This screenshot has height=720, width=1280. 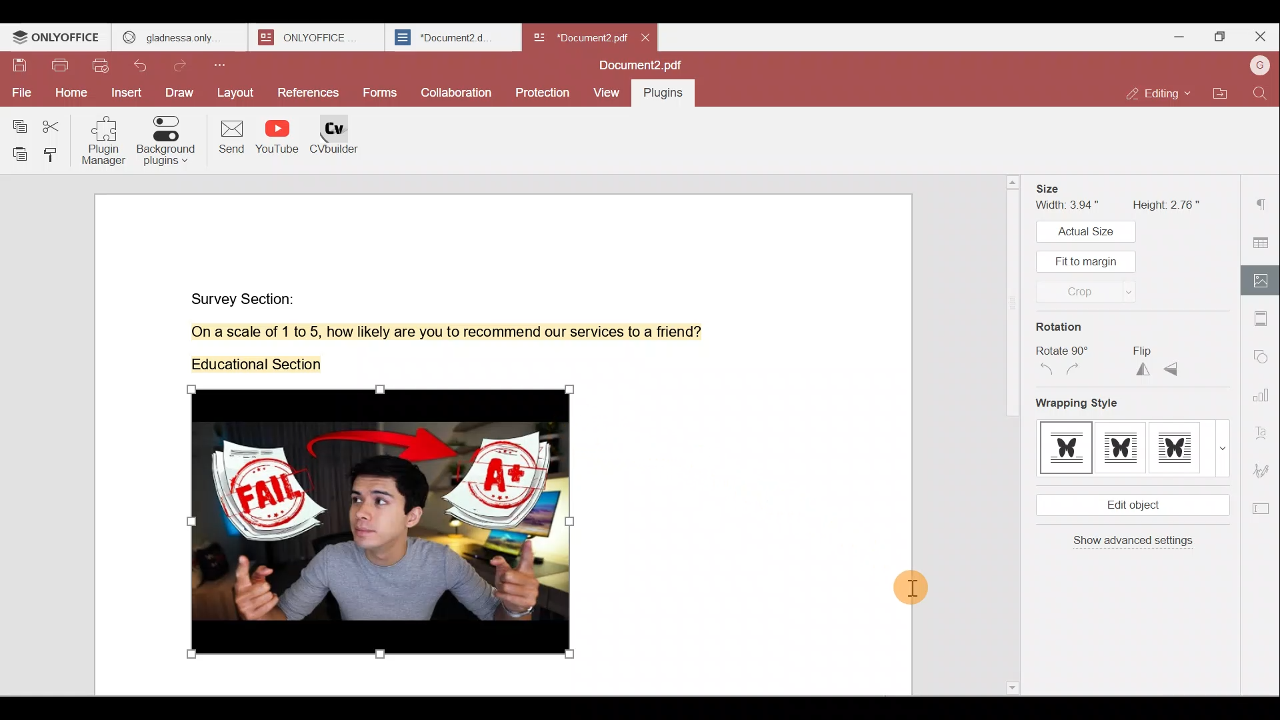 What do you see at coordinates (147, 68) in the screenshot?
I see `Undo` at bounding box center [147, 68].